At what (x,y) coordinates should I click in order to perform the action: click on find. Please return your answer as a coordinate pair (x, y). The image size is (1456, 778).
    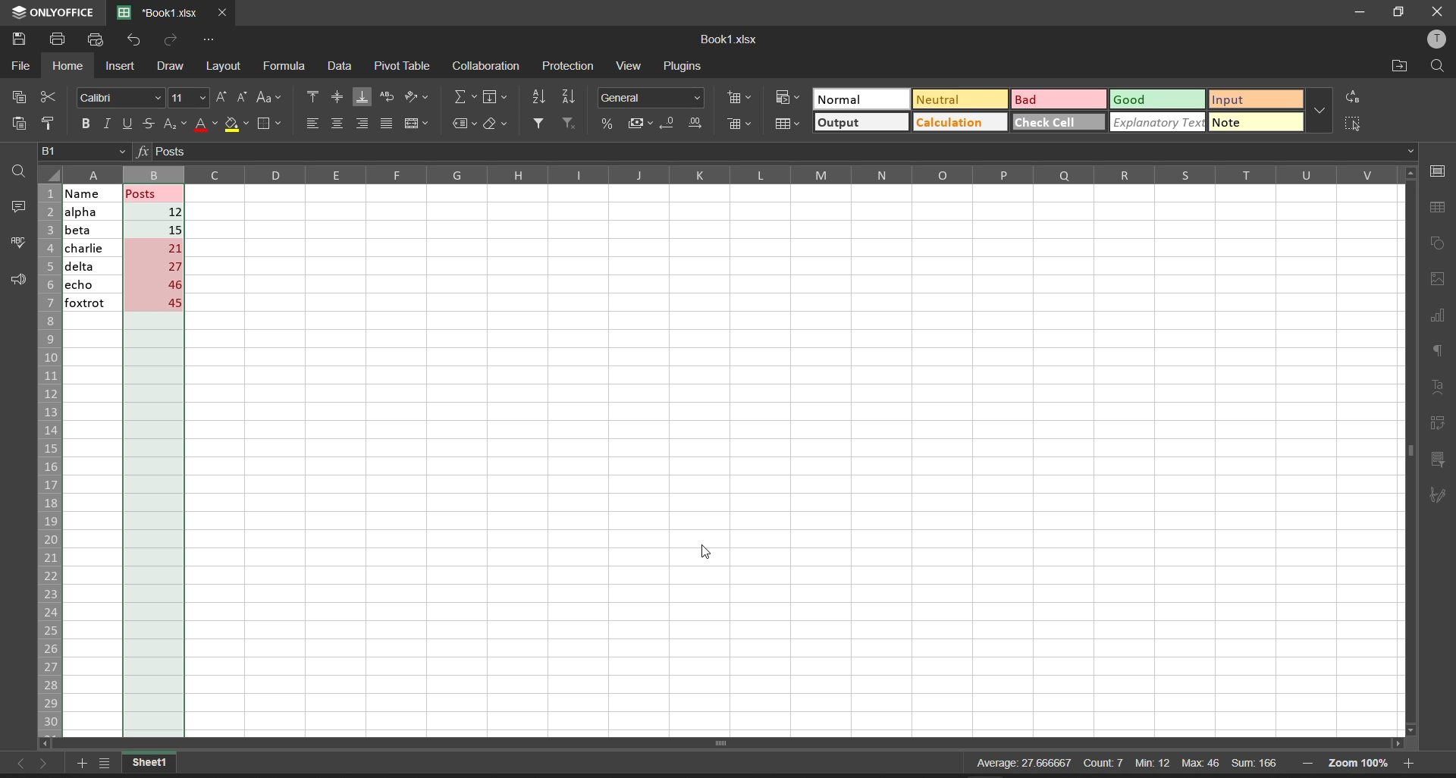
    Looking at the image, I should click on (21, 171).